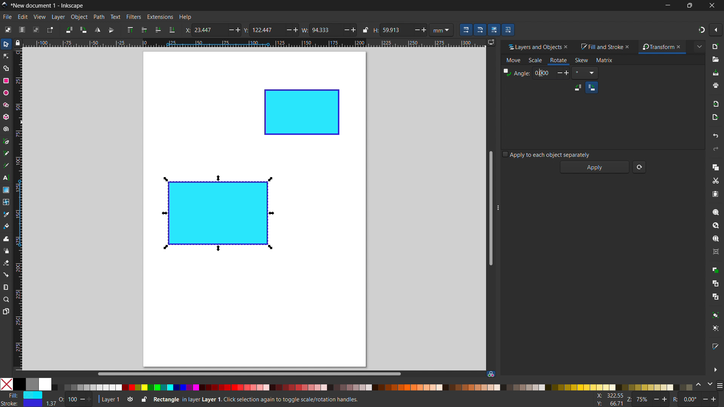  What do you see at coordinates (629, 46) in the screenshot?
I see `close` at bounding box center [629, 46].